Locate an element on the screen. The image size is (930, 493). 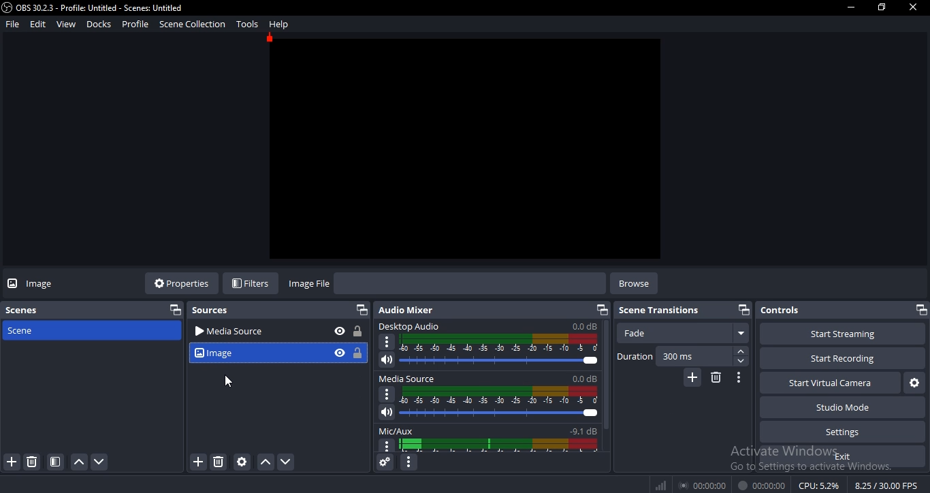
scene is located at coordinates (22, 310).